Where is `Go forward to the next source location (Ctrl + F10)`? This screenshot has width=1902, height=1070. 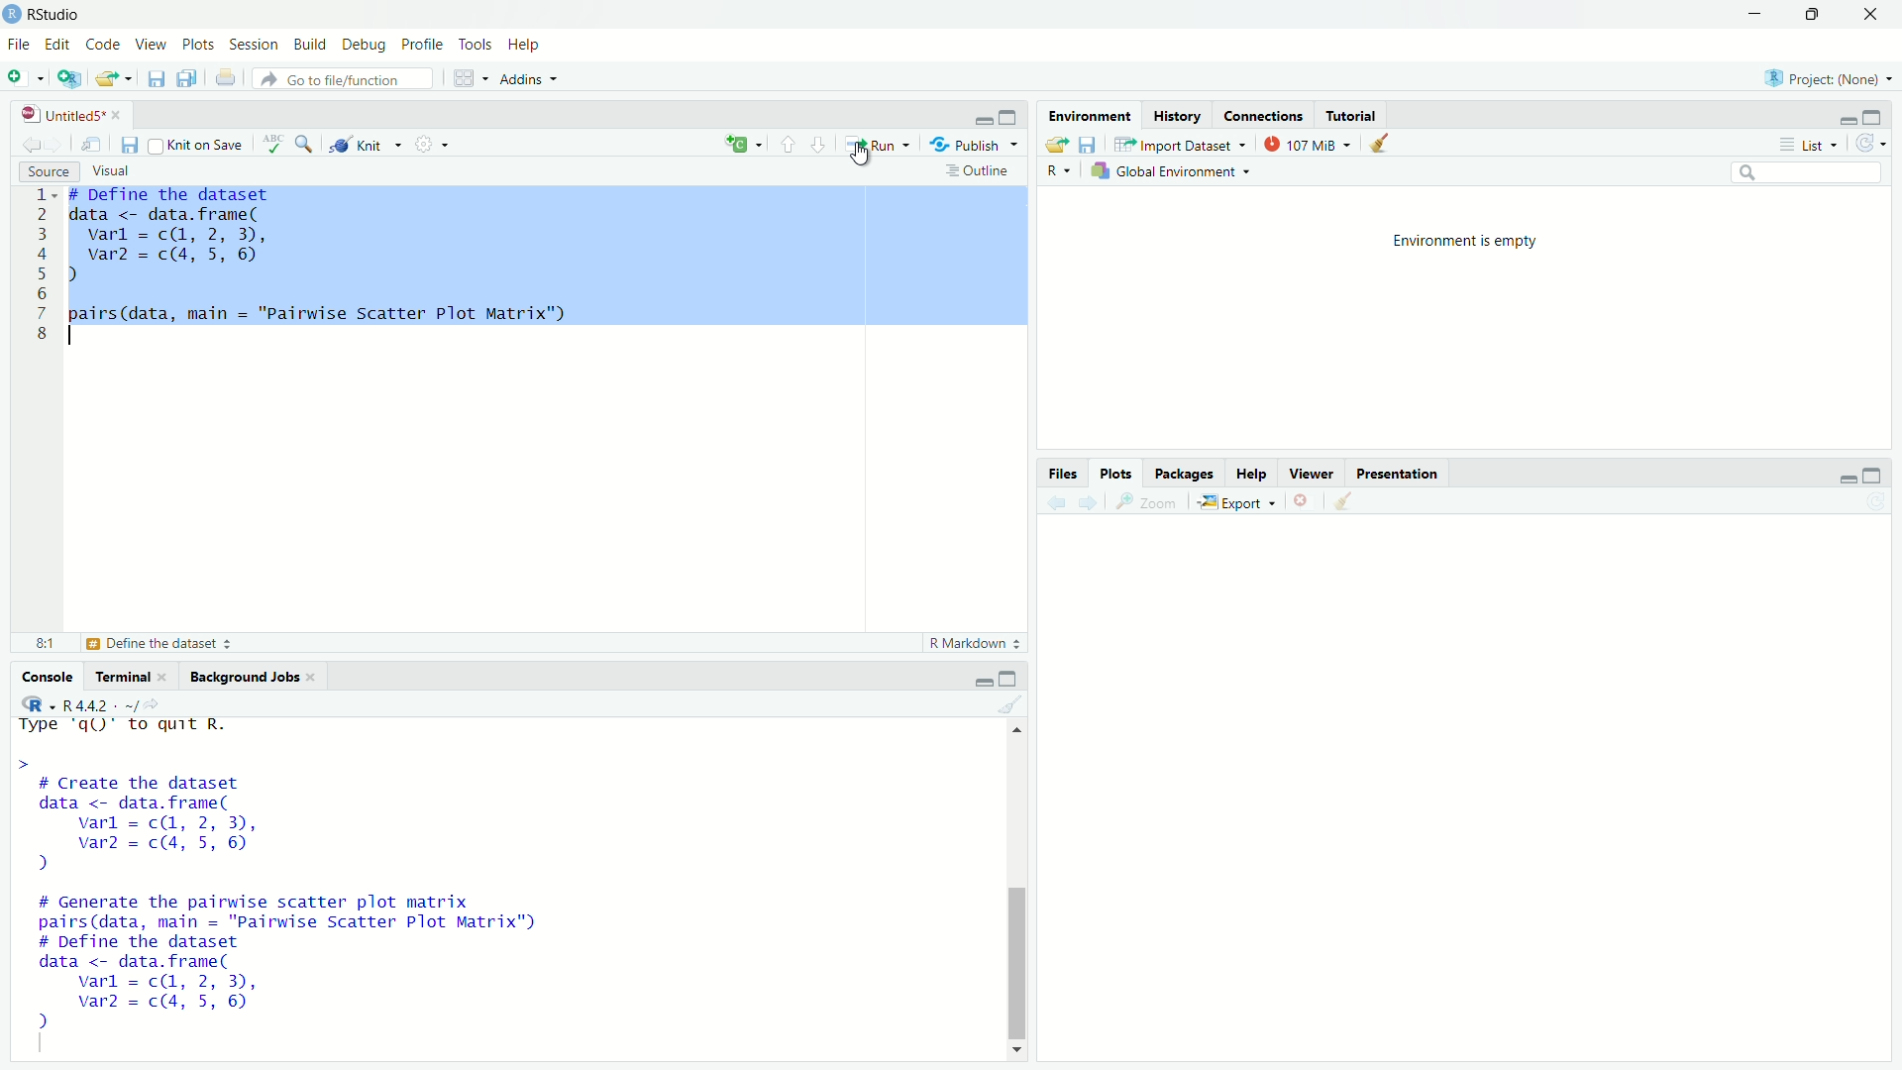 Go forward to the next source location (Ctrl + F10) is located at coordinates (1084, 500).